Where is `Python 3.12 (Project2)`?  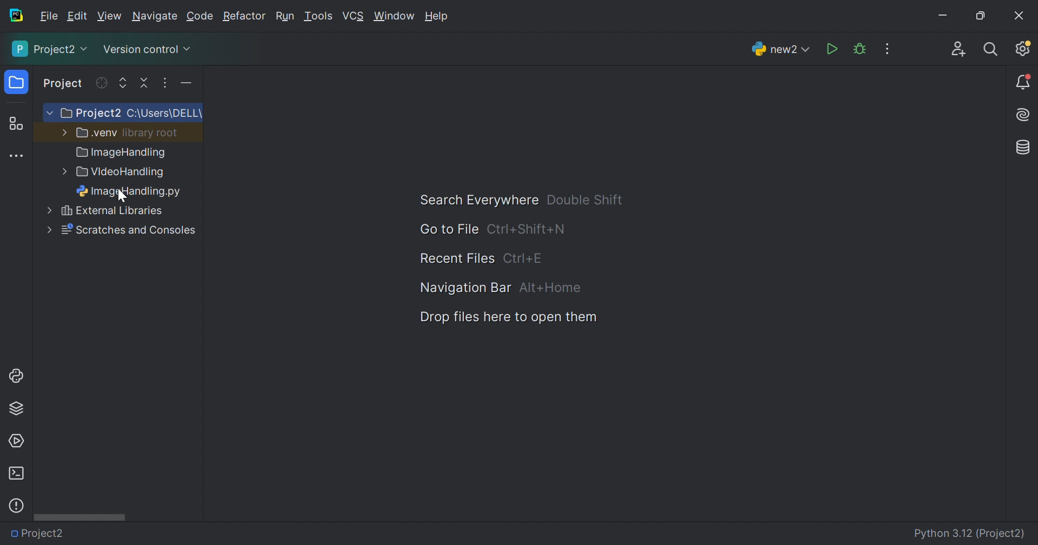
Python 3.12 (Project2) is located at coordinates (970, 534).